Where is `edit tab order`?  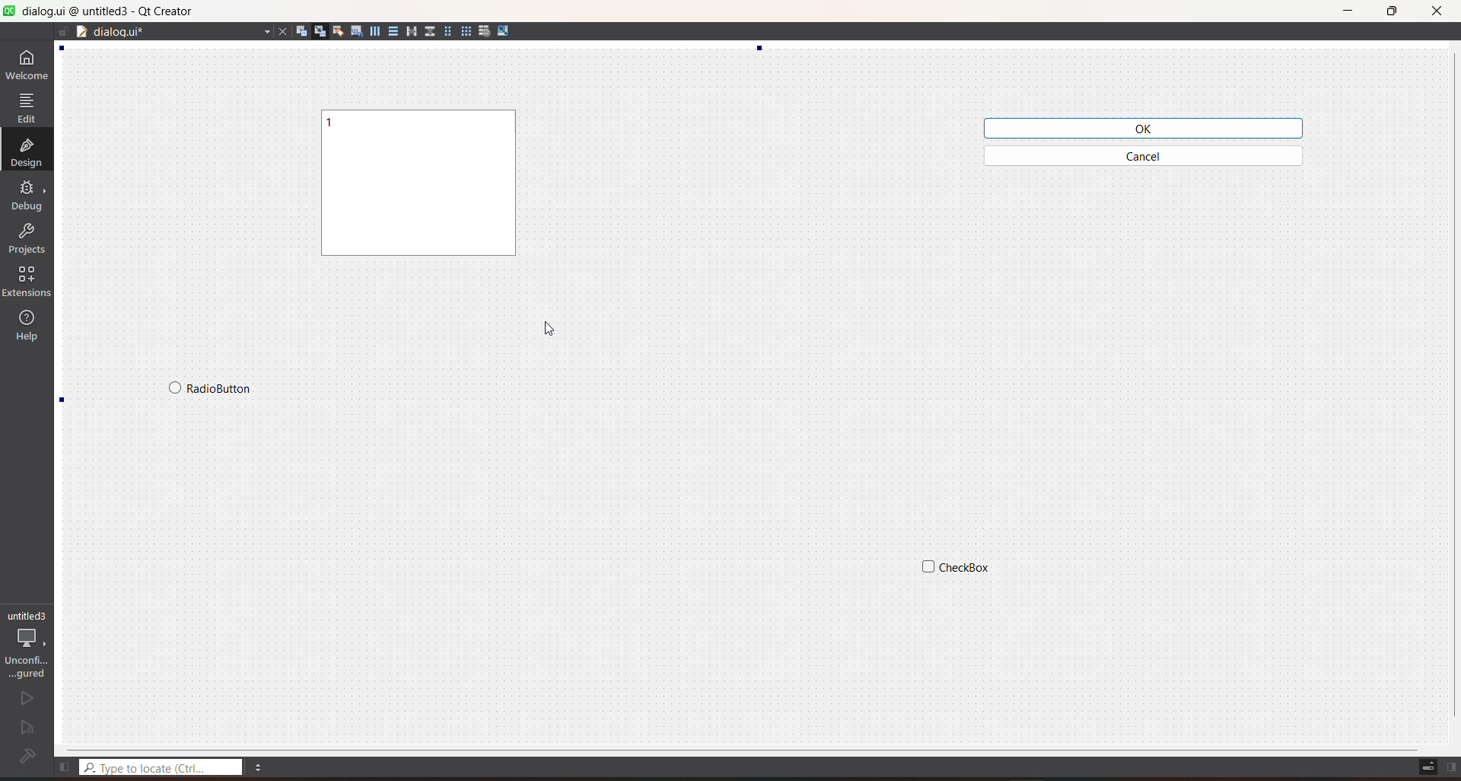 edit tab order is located at coordinates (356, 33).